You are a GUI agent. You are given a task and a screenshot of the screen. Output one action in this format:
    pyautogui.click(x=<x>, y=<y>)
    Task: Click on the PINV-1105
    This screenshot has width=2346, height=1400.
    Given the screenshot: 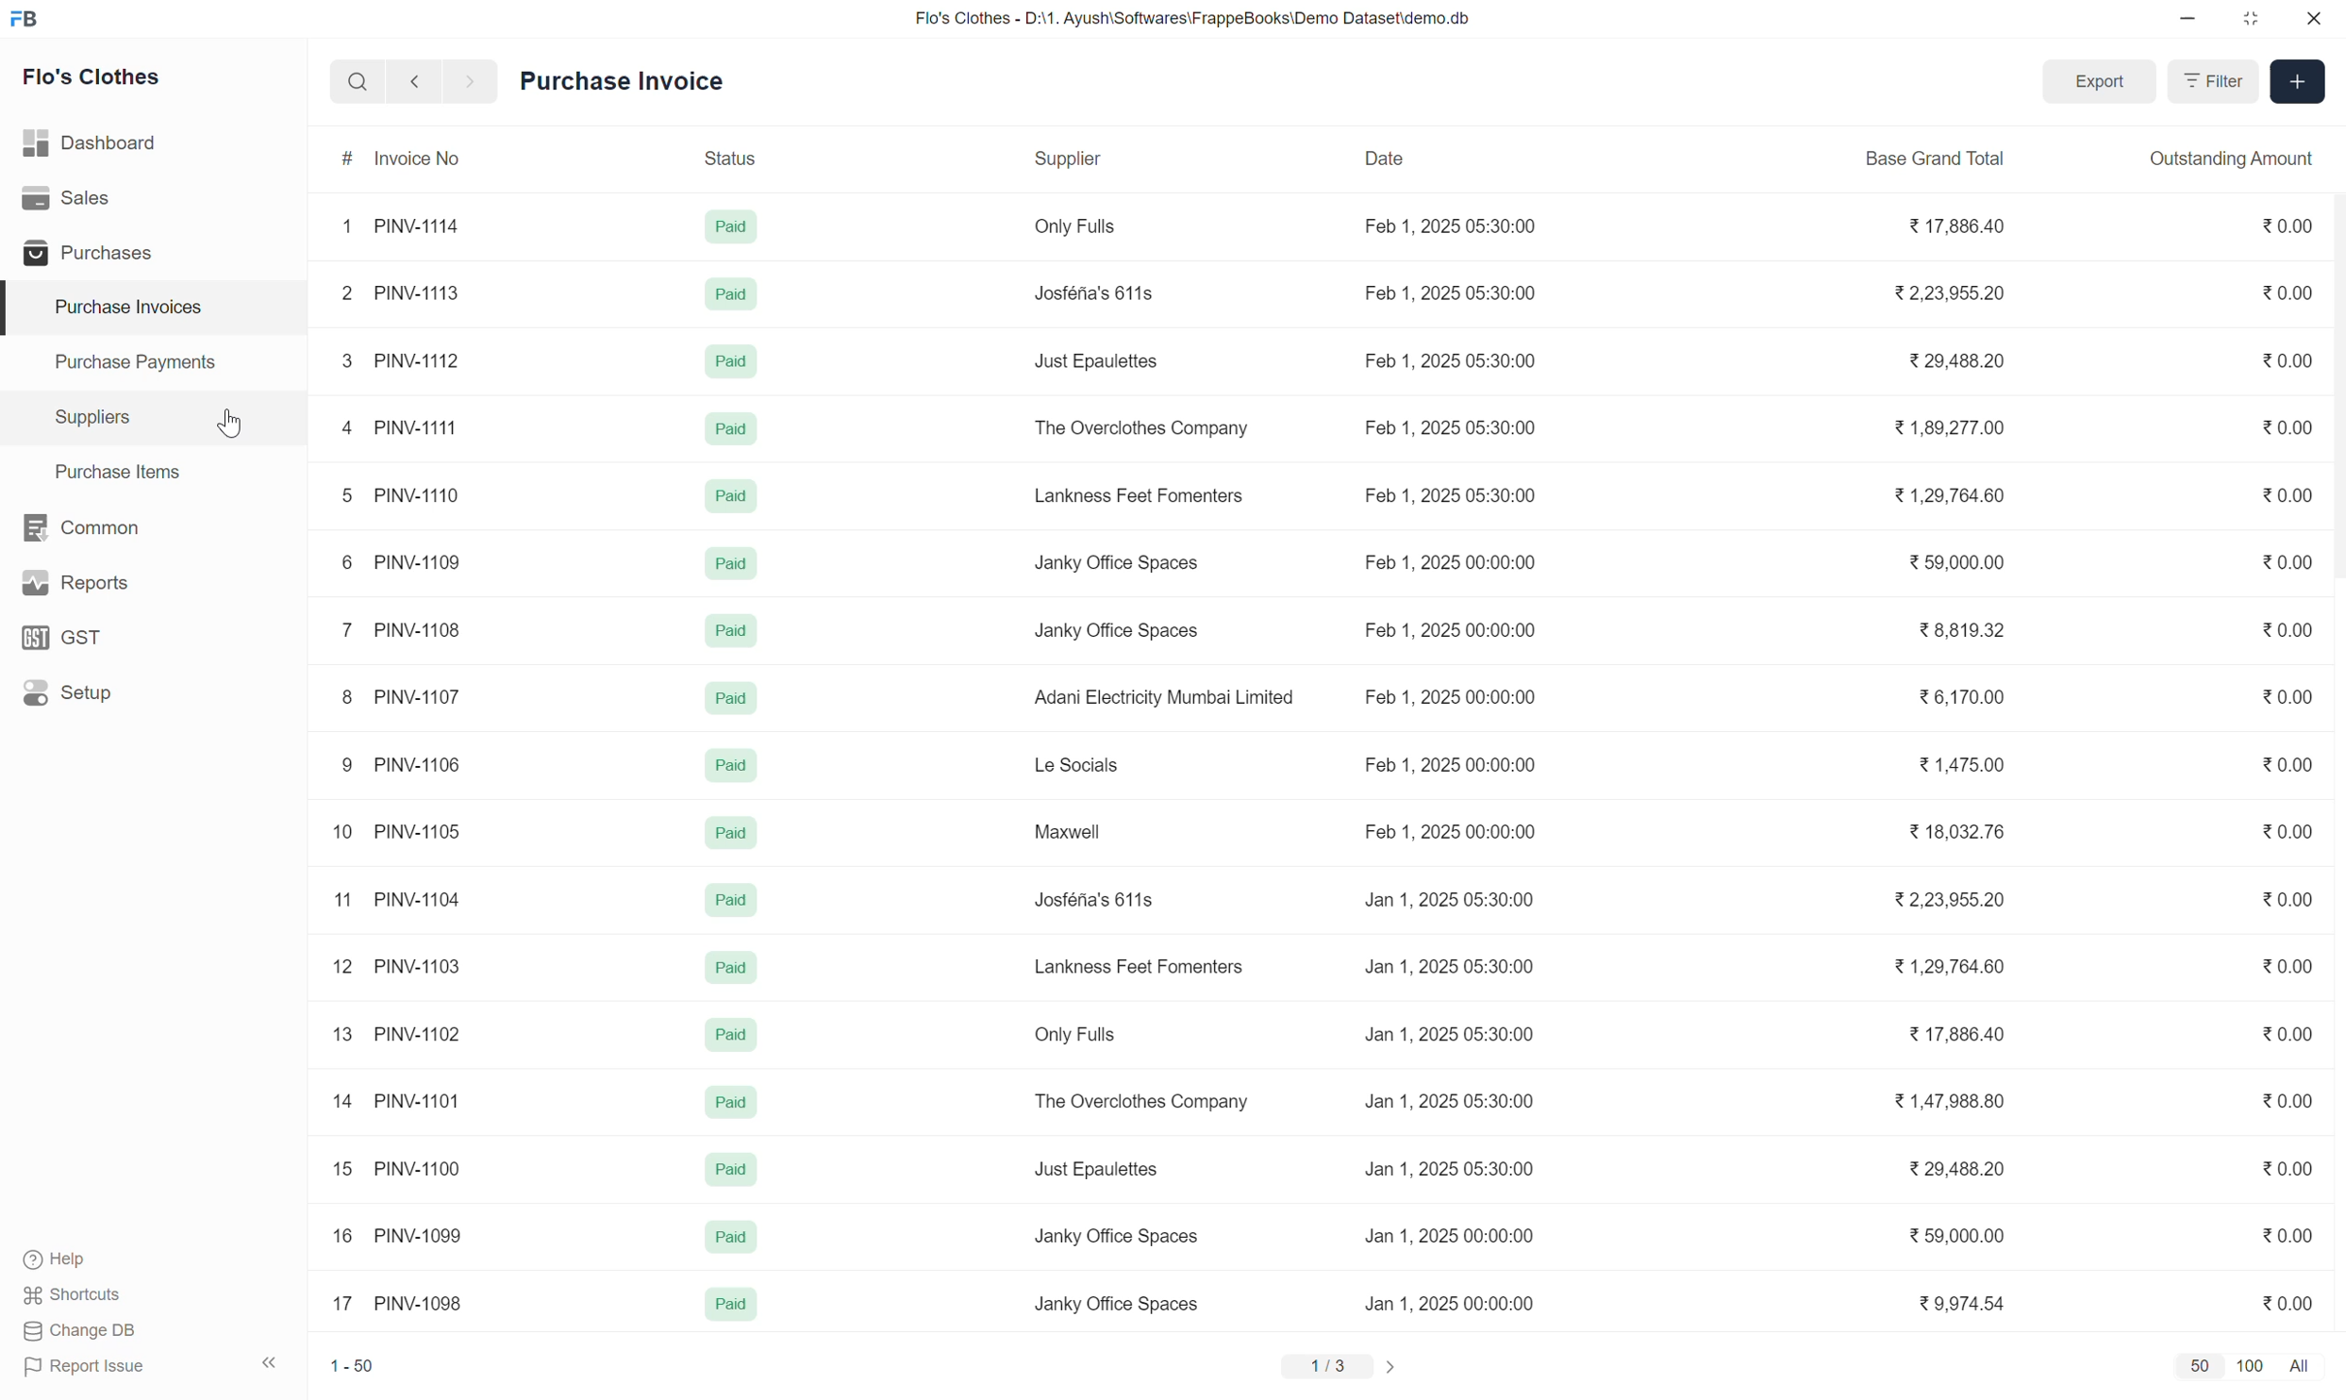 What is the action you would take?
    pyautogui.click(x=420, y=833)
    